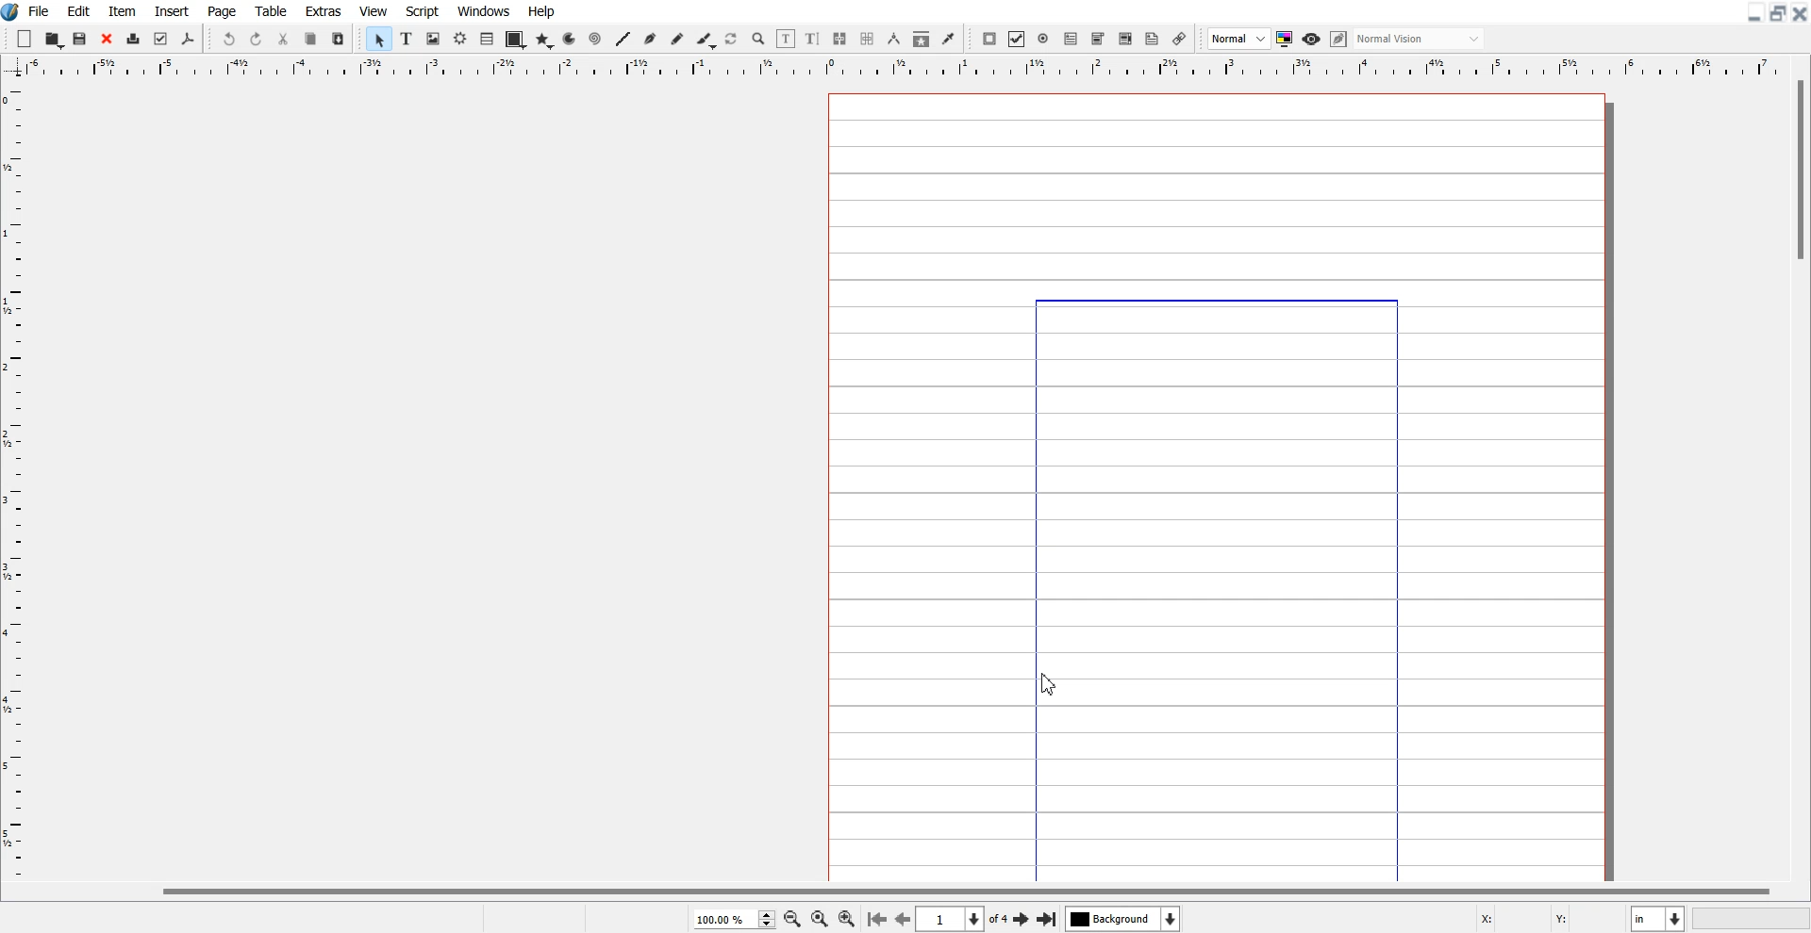 The image size is (1811, 933). What do you see at coordinates (81, 39) in the screenshot?
I see `Save` at bounding box center [81, 39].